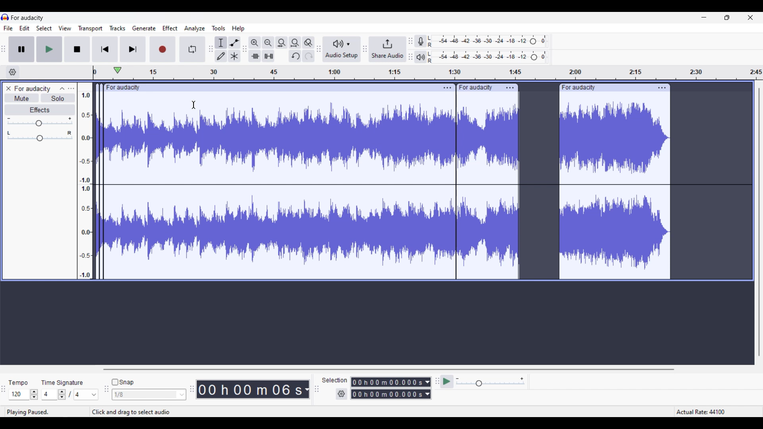  I want to click on Solo, so click(58, 98).